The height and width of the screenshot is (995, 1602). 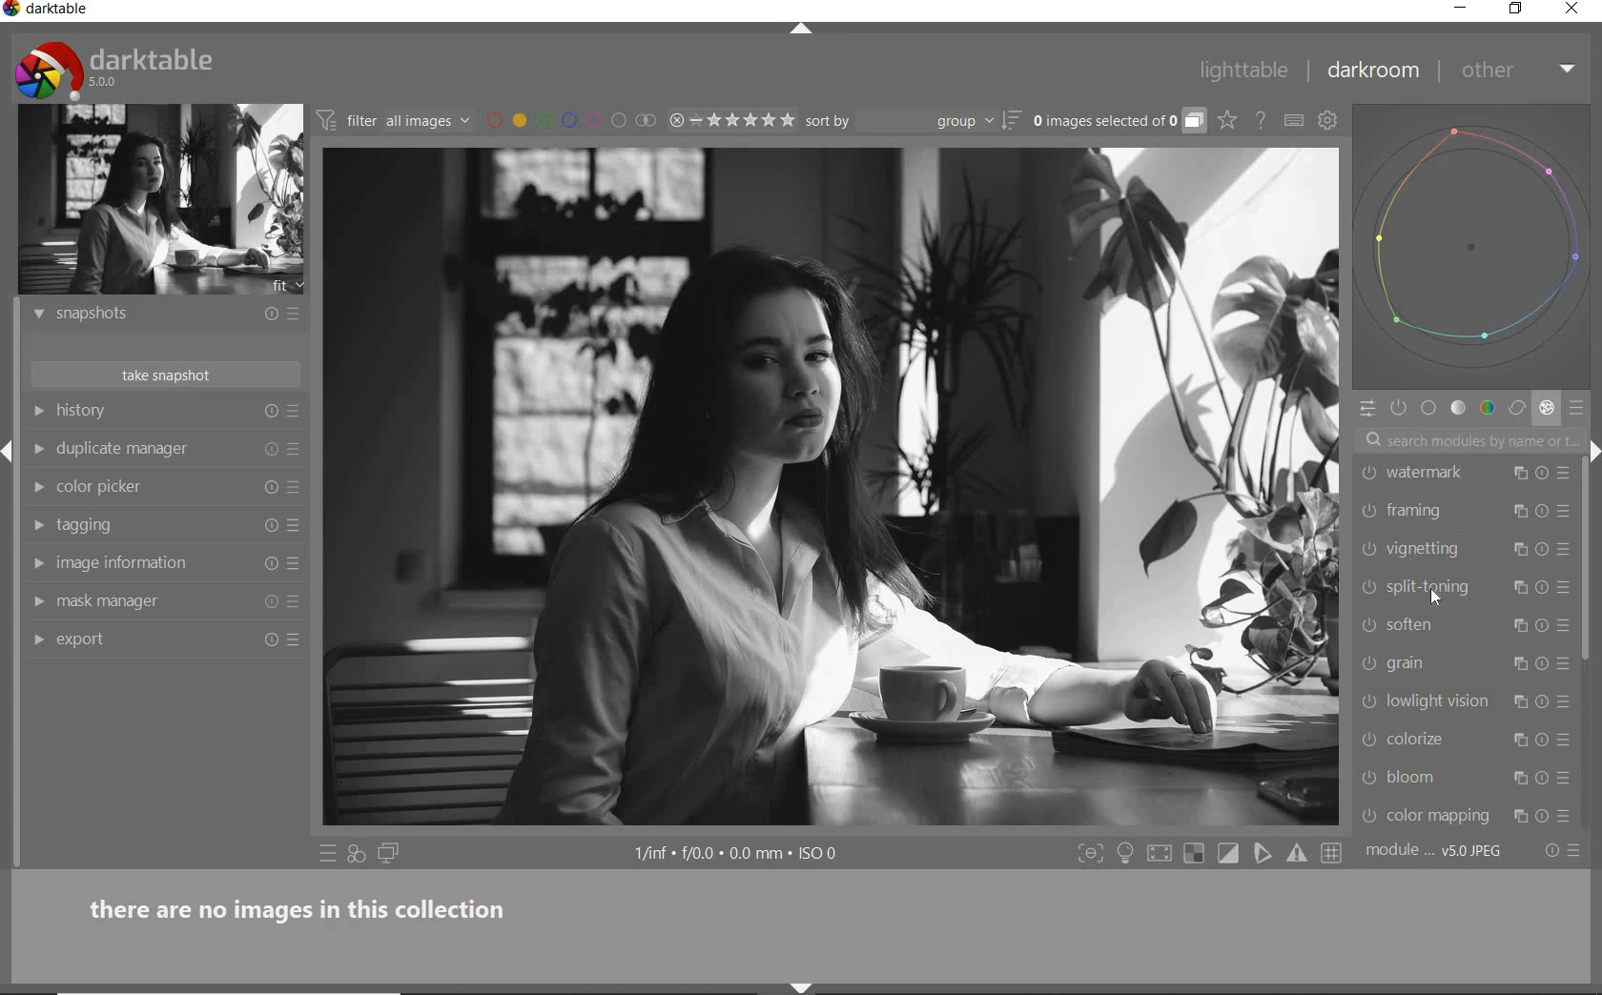 What do you see at coordinates (1567, 664) in the screenshot?
I see `preset and preferences` at bounding box center [1567, 664].